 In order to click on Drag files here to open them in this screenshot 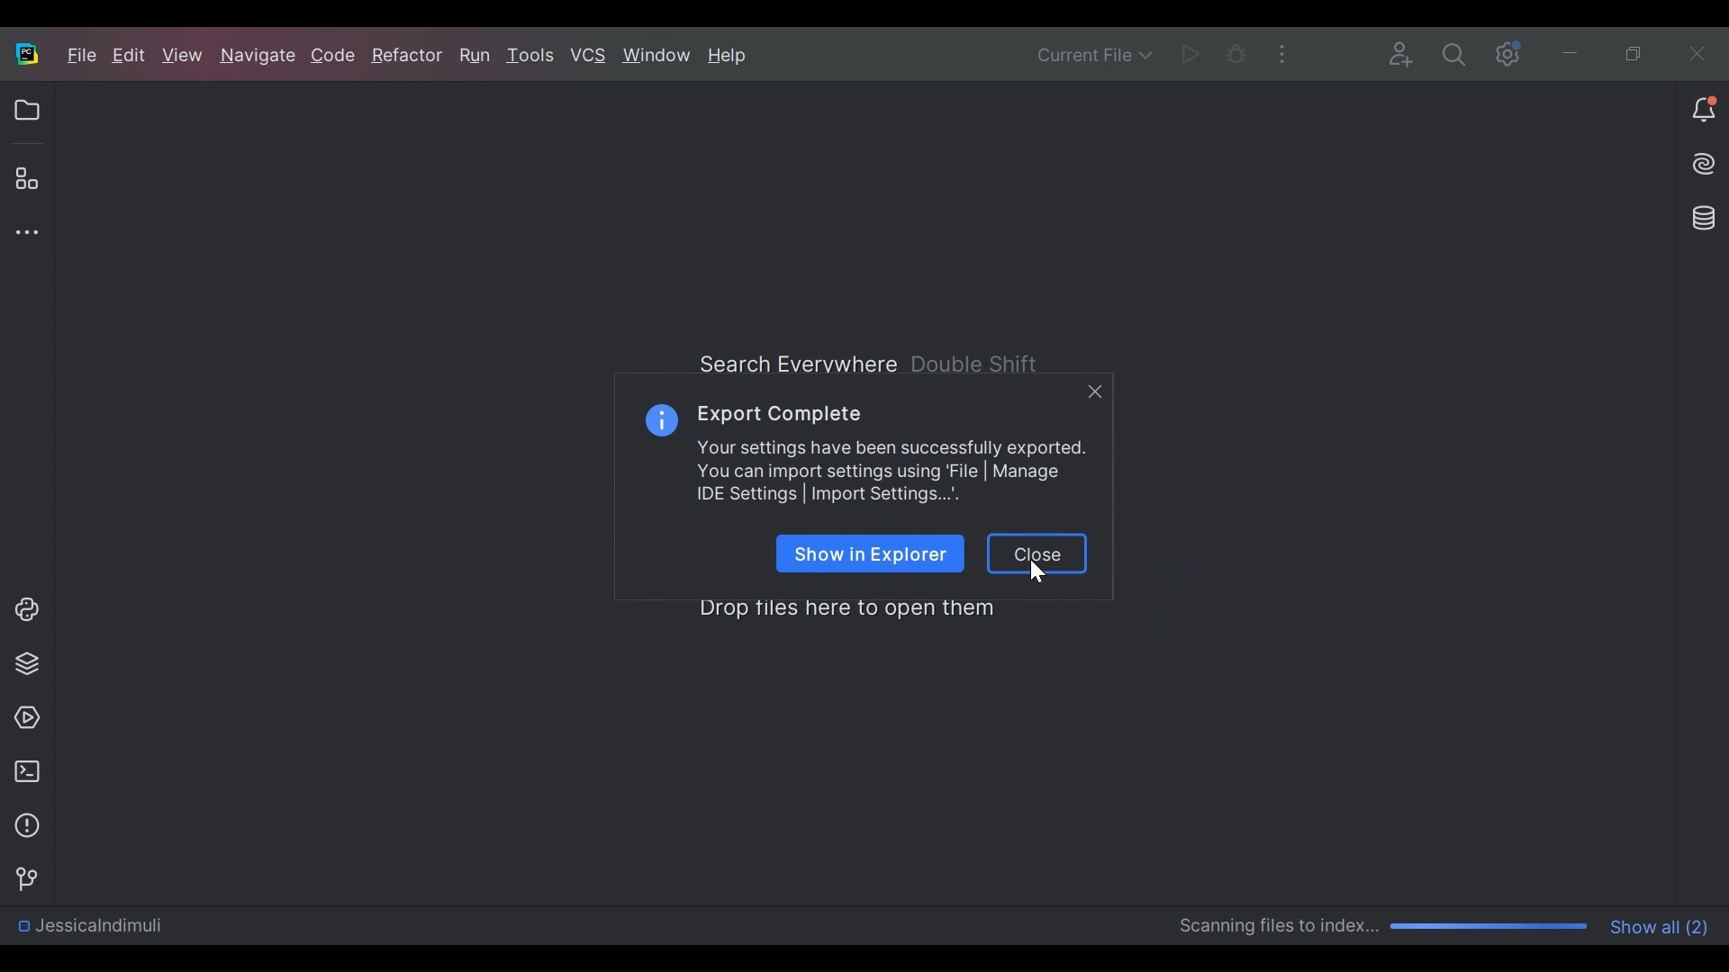, I will do `click(845, 607)`.